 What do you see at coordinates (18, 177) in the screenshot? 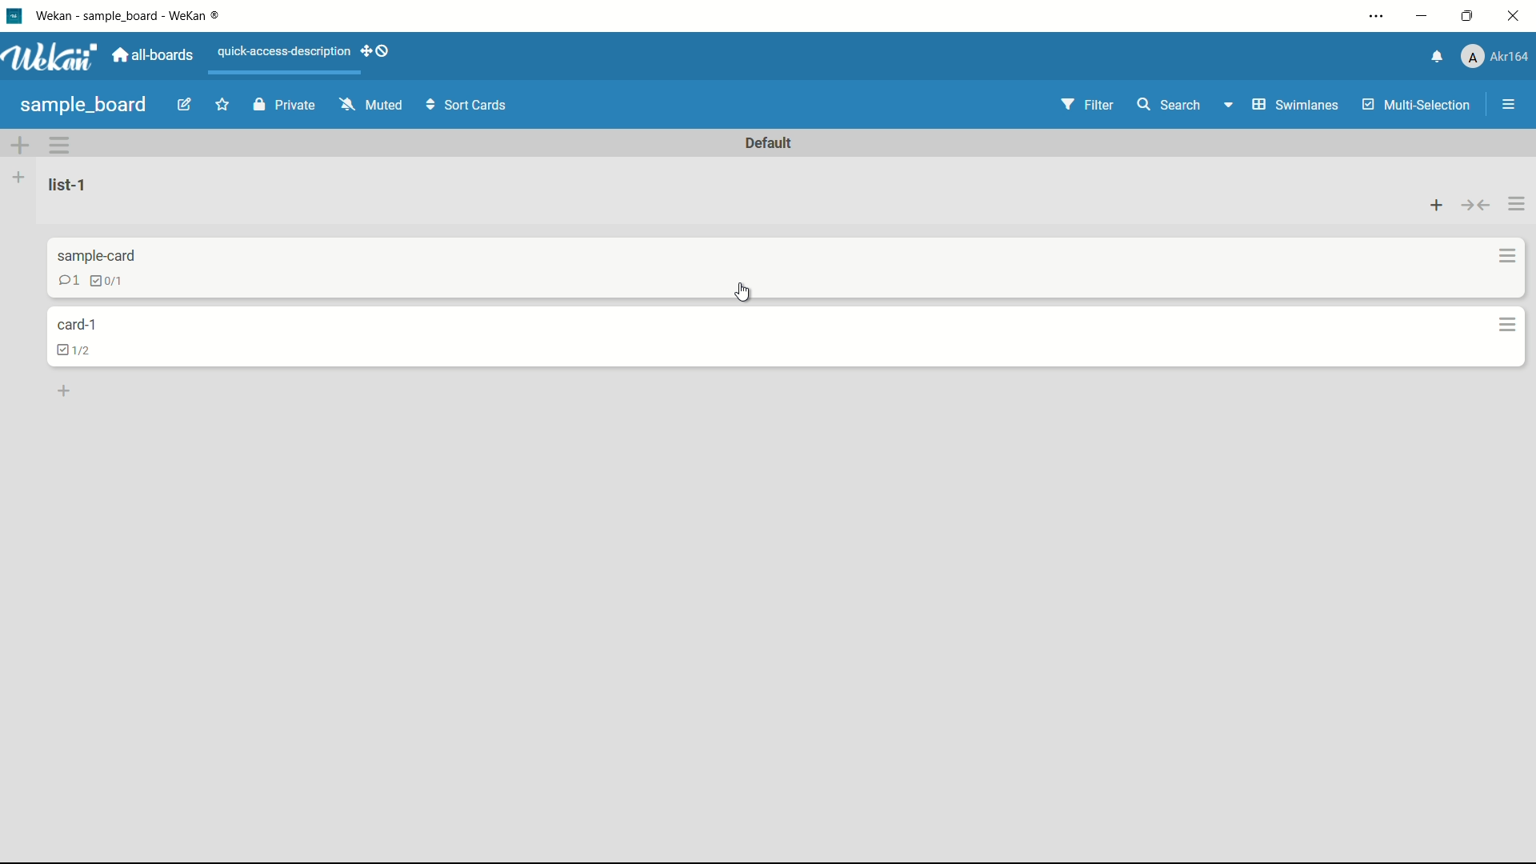
I see `list actions` at bounding box center [18, 177].